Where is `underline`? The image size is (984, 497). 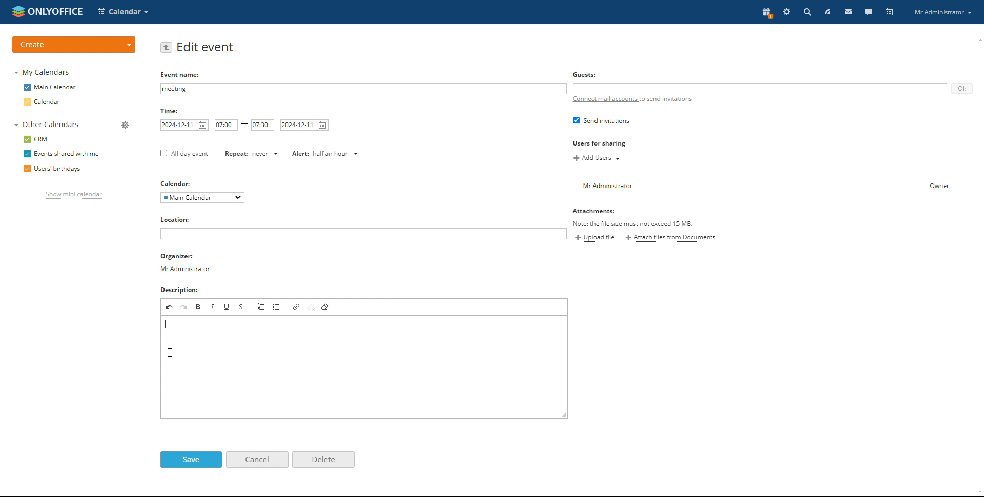
underline is located at coordinates (228, 307).